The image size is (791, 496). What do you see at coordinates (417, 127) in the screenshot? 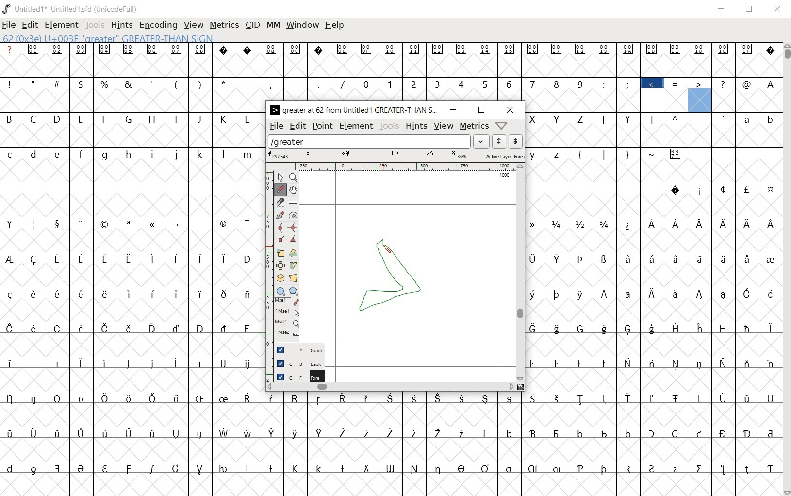
I see `hints` at bounding box center [417, 127].